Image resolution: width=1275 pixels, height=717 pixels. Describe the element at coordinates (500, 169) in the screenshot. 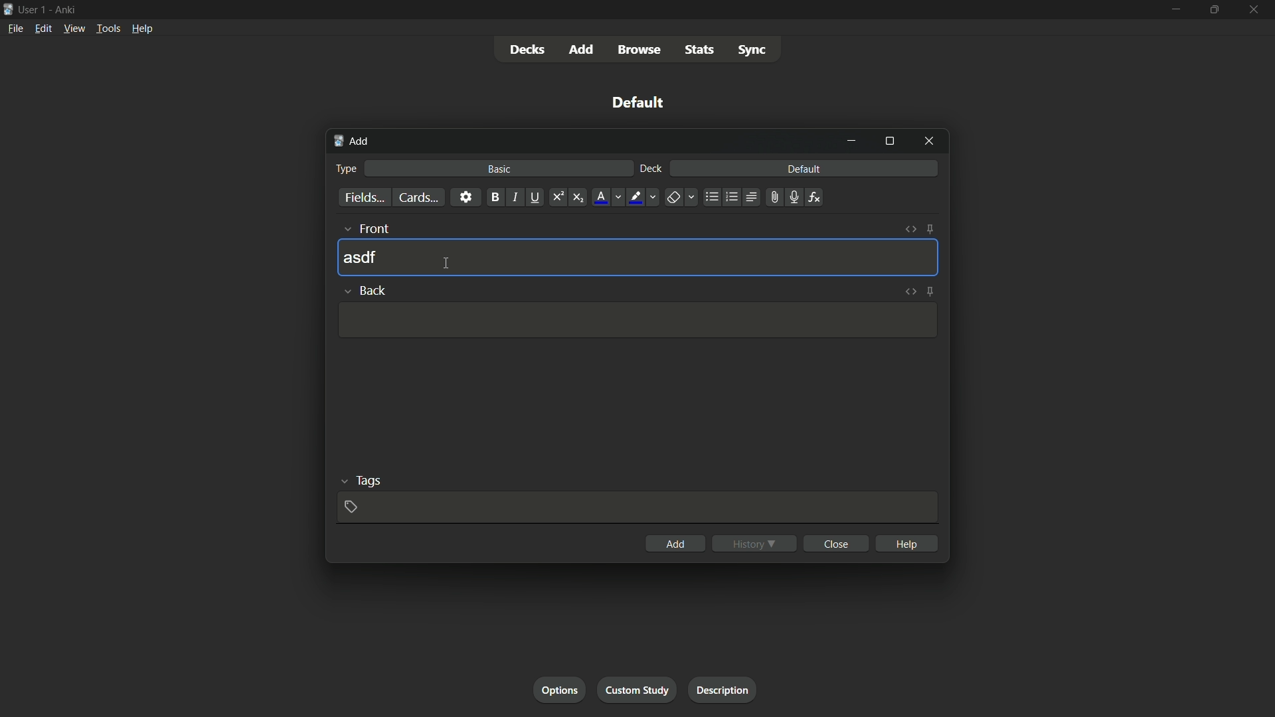

I see `basic` at that location.